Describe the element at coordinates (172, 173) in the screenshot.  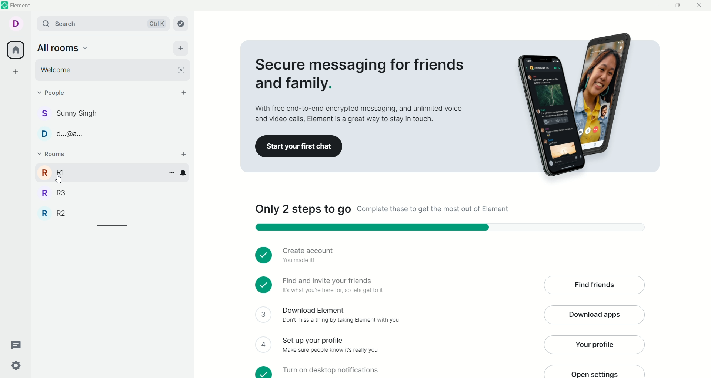
I see `options` at that location.